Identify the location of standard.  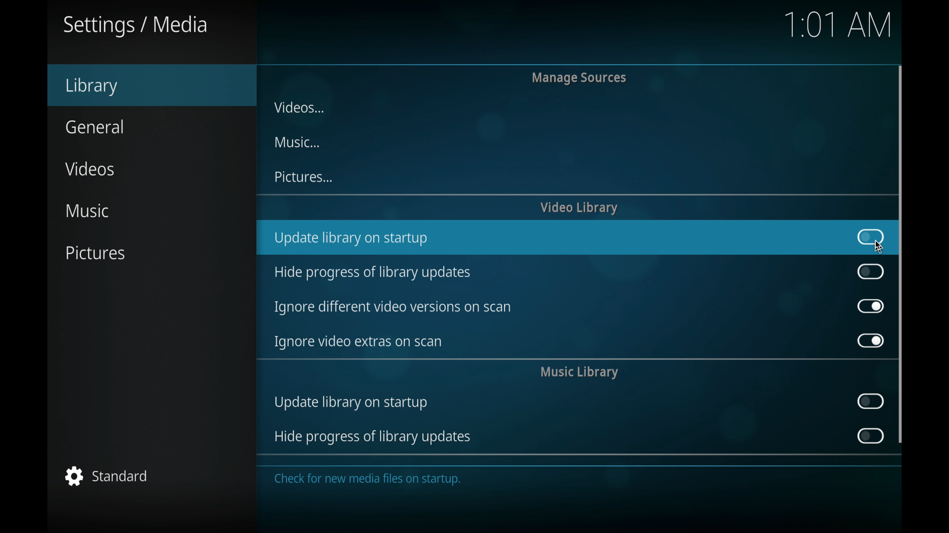
(107, 476).